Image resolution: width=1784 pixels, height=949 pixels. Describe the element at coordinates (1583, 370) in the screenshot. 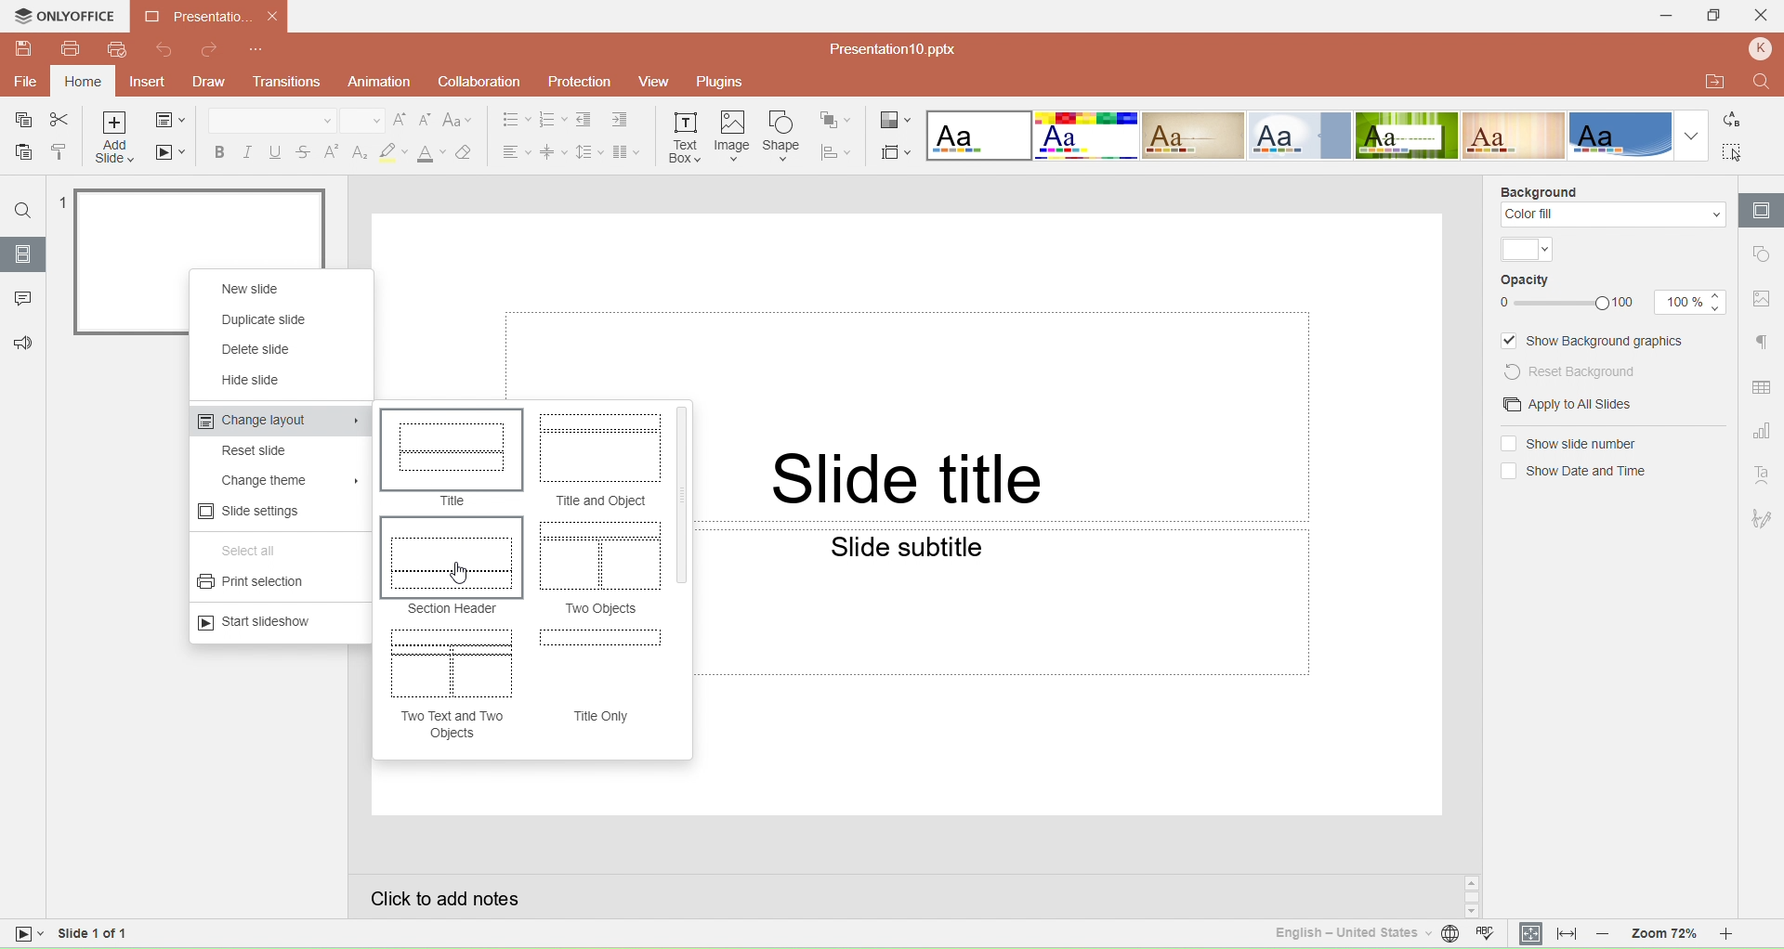

I see `Rest background` at that location.